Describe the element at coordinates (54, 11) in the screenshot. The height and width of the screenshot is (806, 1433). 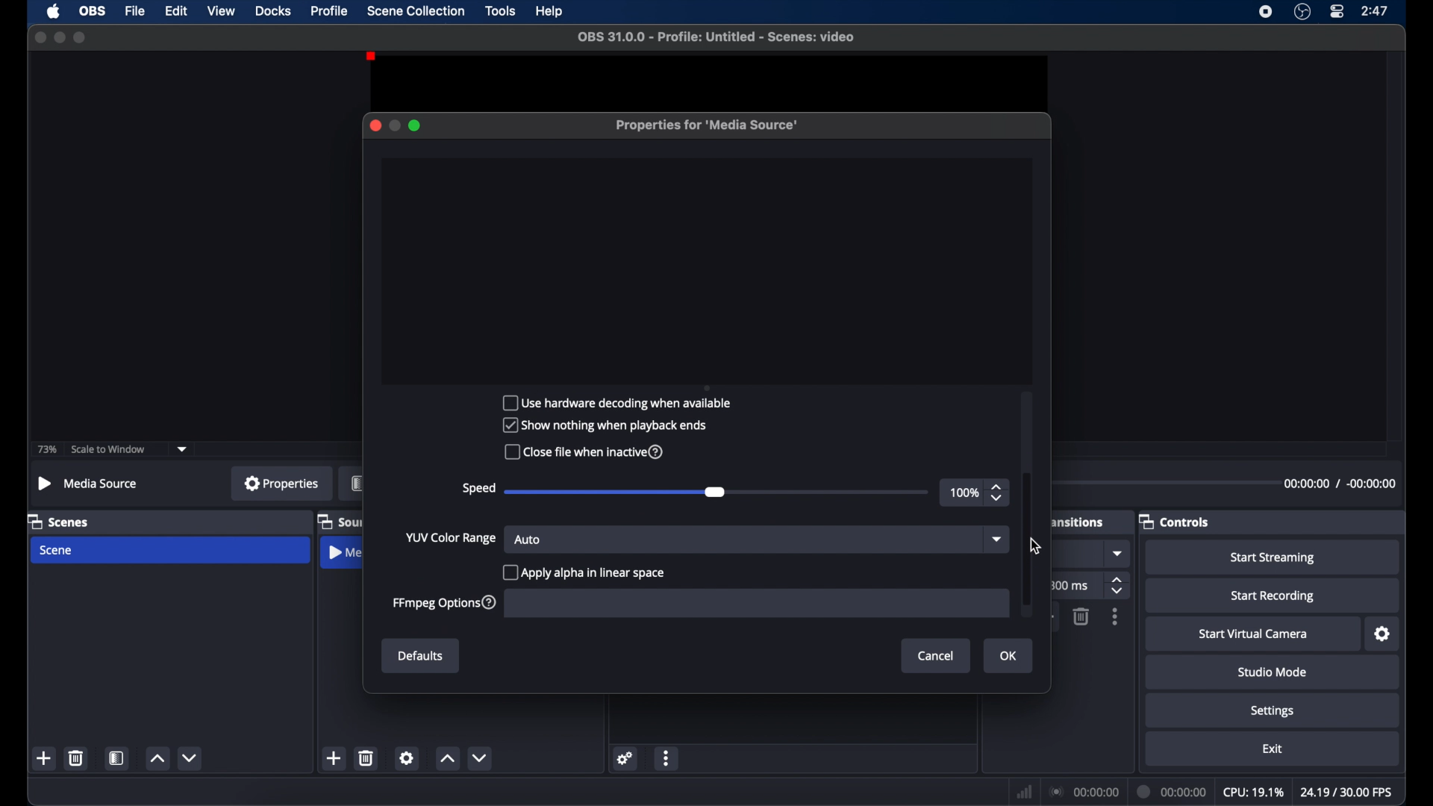
I see `apple icon` at that location.